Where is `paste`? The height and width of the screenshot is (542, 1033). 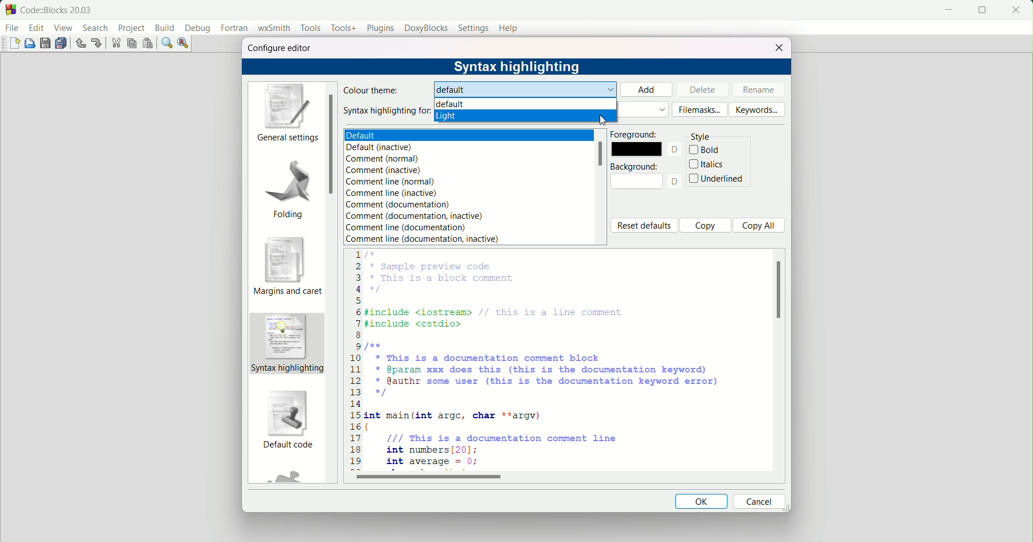
paste is located at coordinates (147, 44).